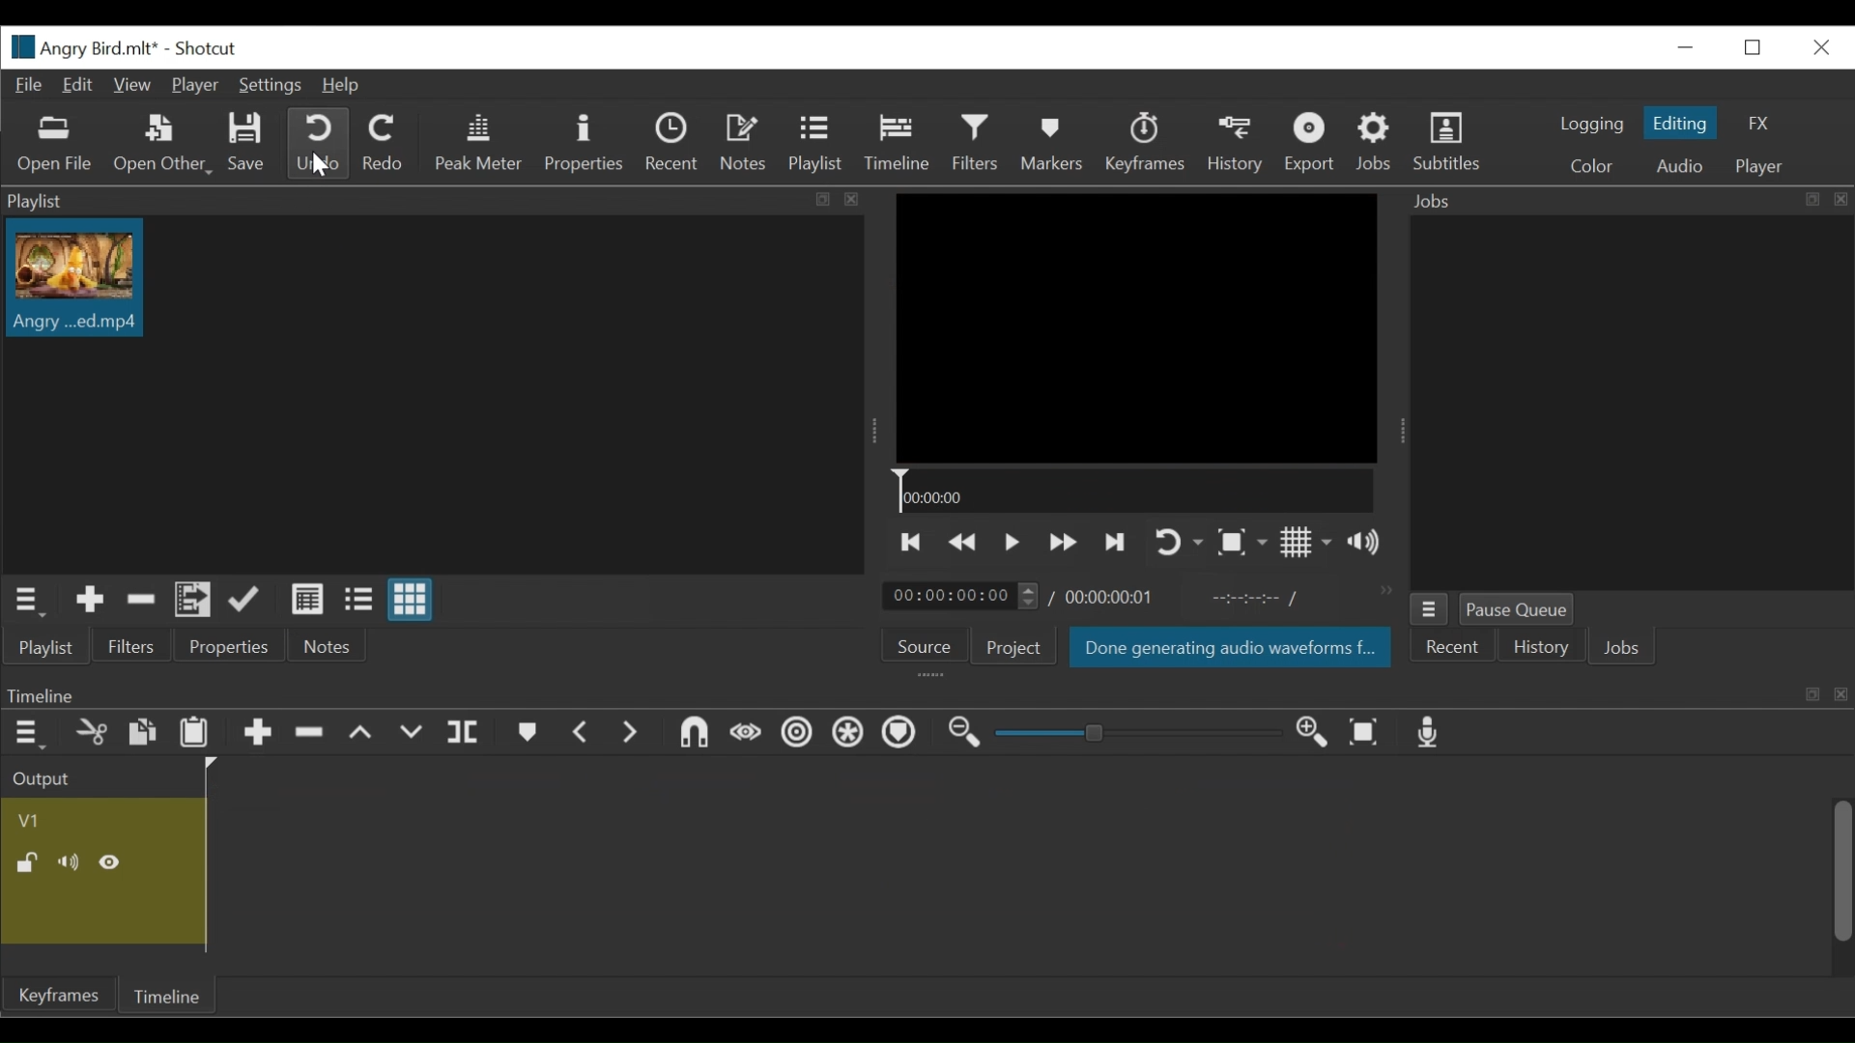 The height and width of the screenshot is (1043, 1855). What do you see at coordinates (413, 599) in the screenshot?
I see `View as icon` at bounding box center [413, 599].